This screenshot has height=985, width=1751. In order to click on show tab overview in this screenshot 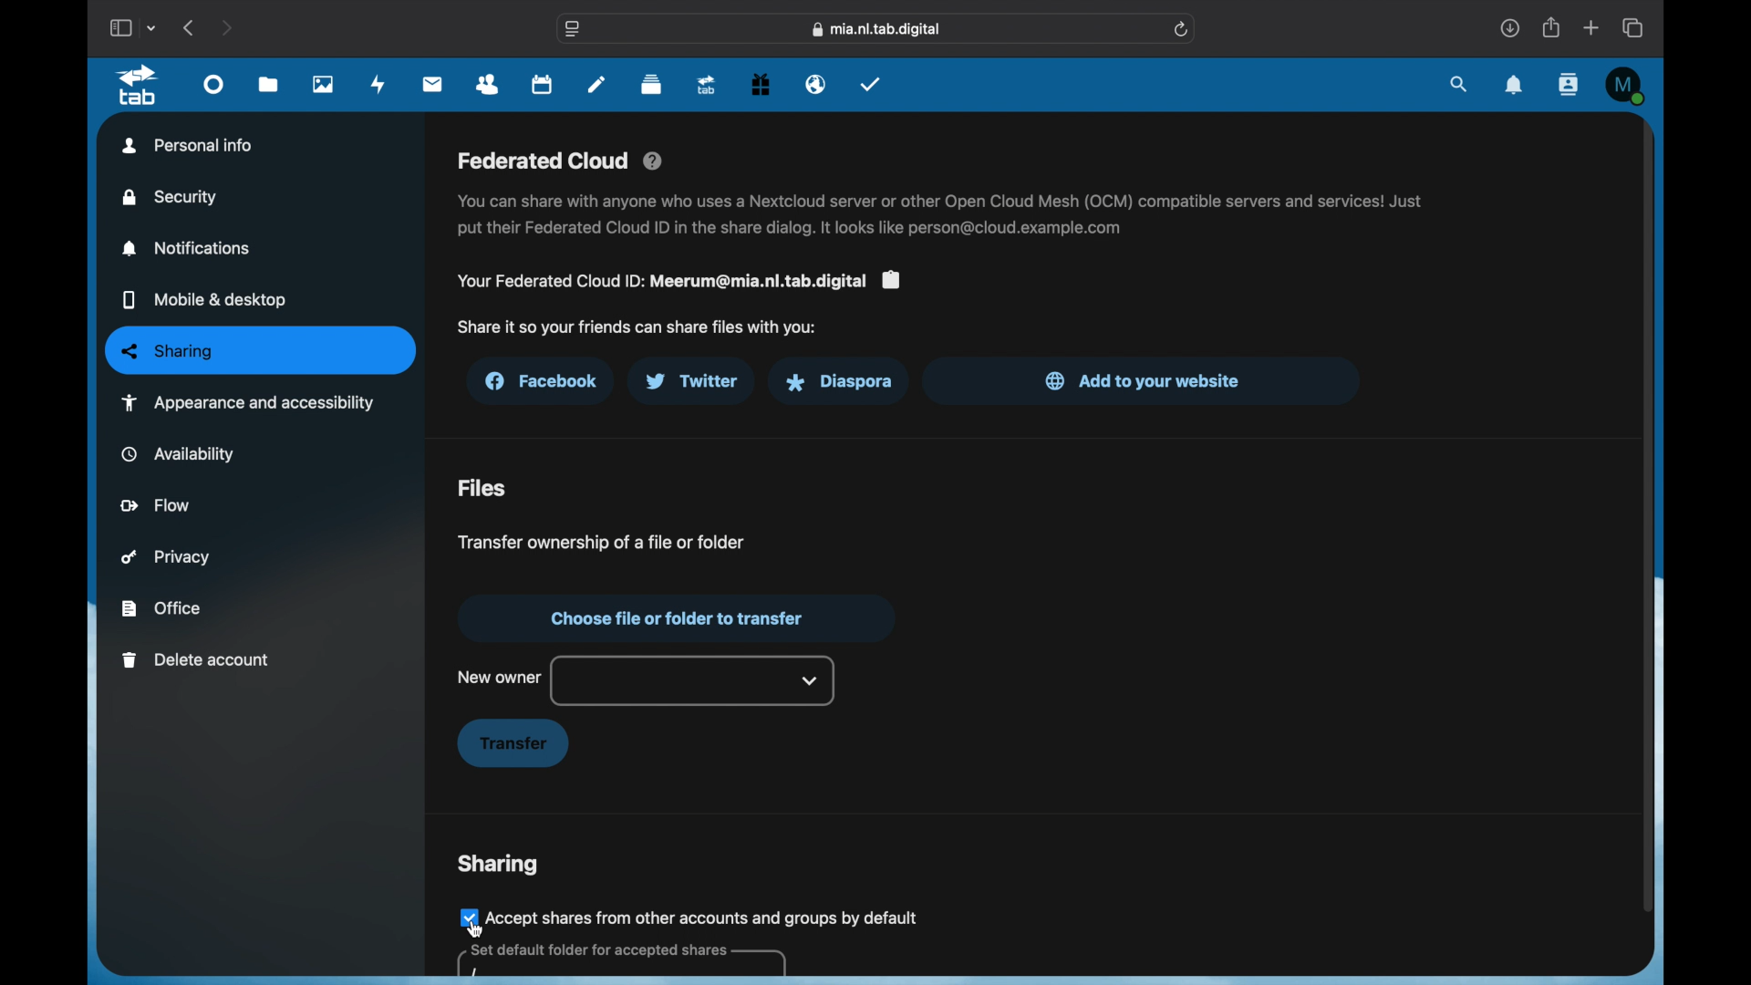, I will do `click(1634, 27)`.